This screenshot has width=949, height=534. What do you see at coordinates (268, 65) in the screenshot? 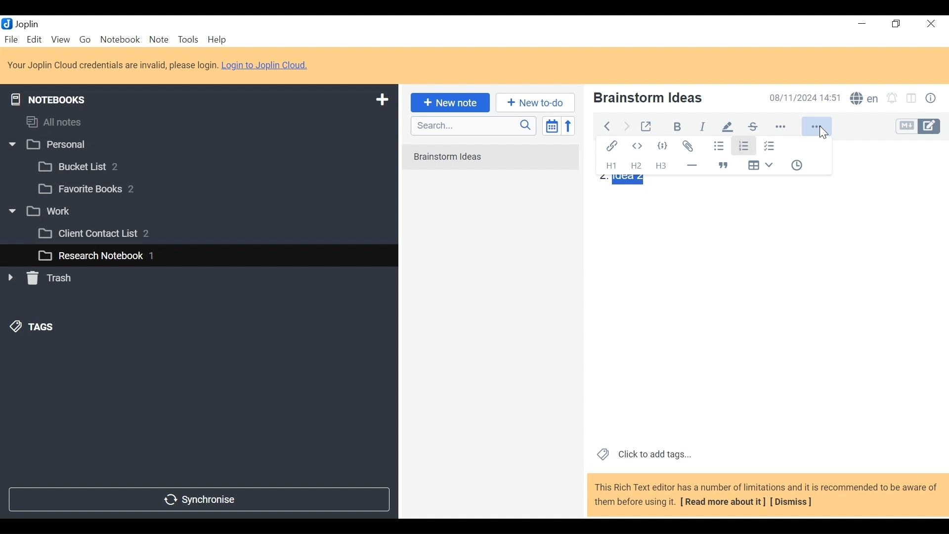
I see `Login to Joplin Cloud` at bounding box center [268, 65].